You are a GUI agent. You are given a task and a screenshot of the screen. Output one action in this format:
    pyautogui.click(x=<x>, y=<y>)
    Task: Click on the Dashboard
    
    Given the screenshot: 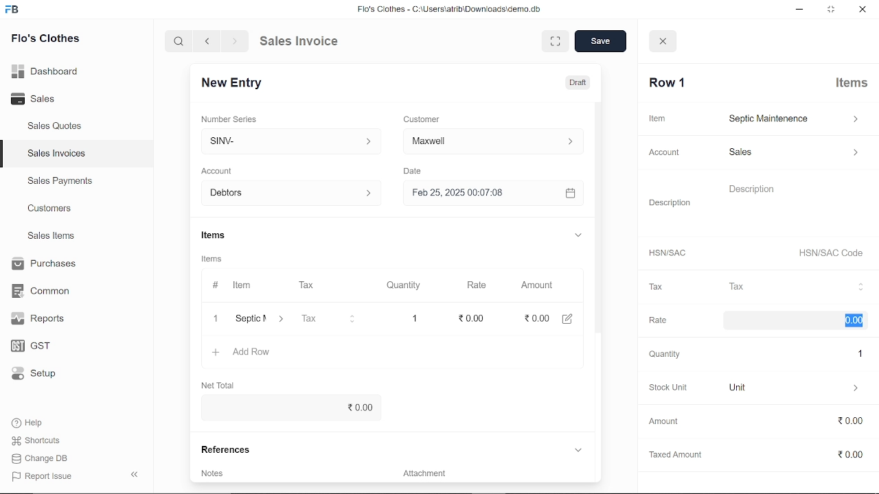 What is the action you would take?
    pyautogui.click(x=46, y=73)
    